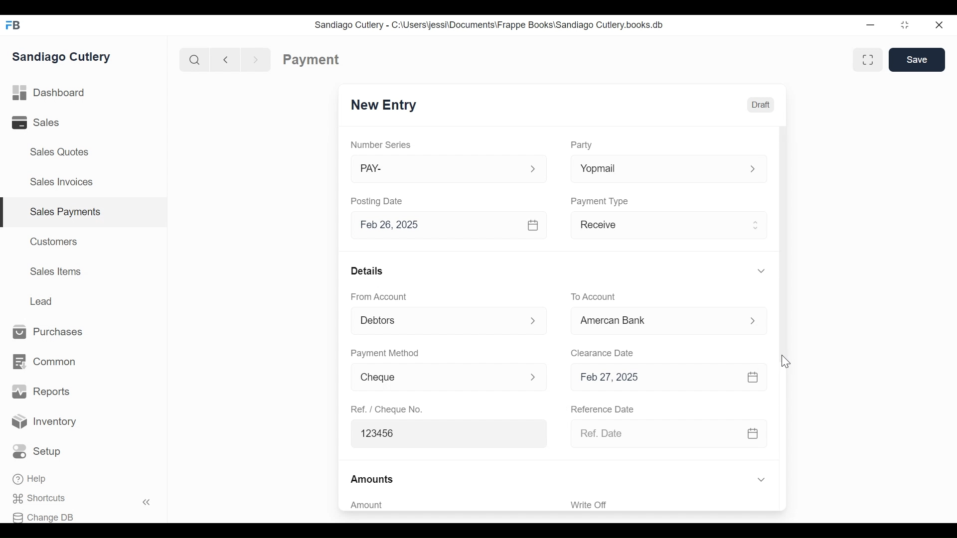  I want to click on Sales, so click(43, 123).